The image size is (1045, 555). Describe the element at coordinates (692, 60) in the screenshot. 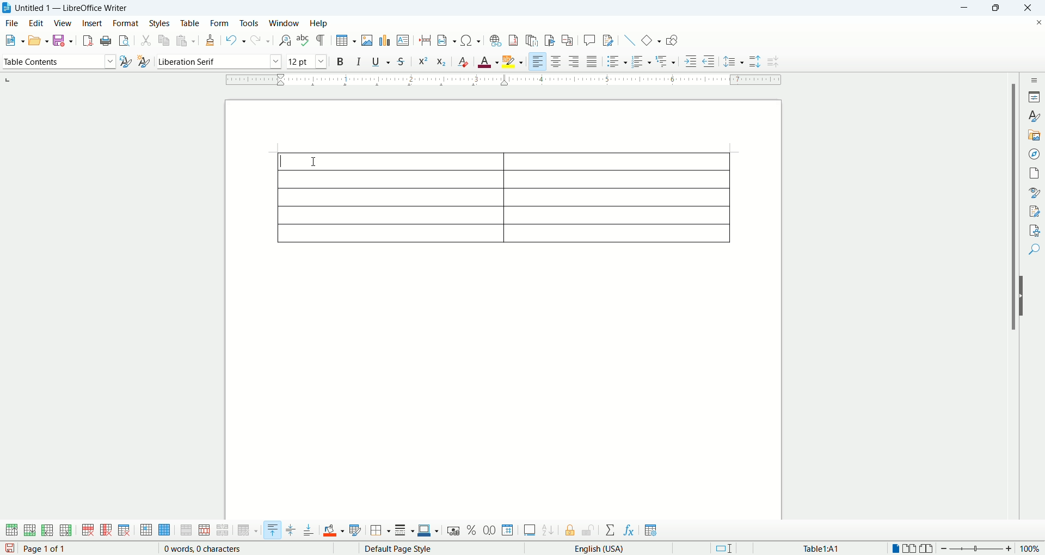

I see `increase indent` at that location.